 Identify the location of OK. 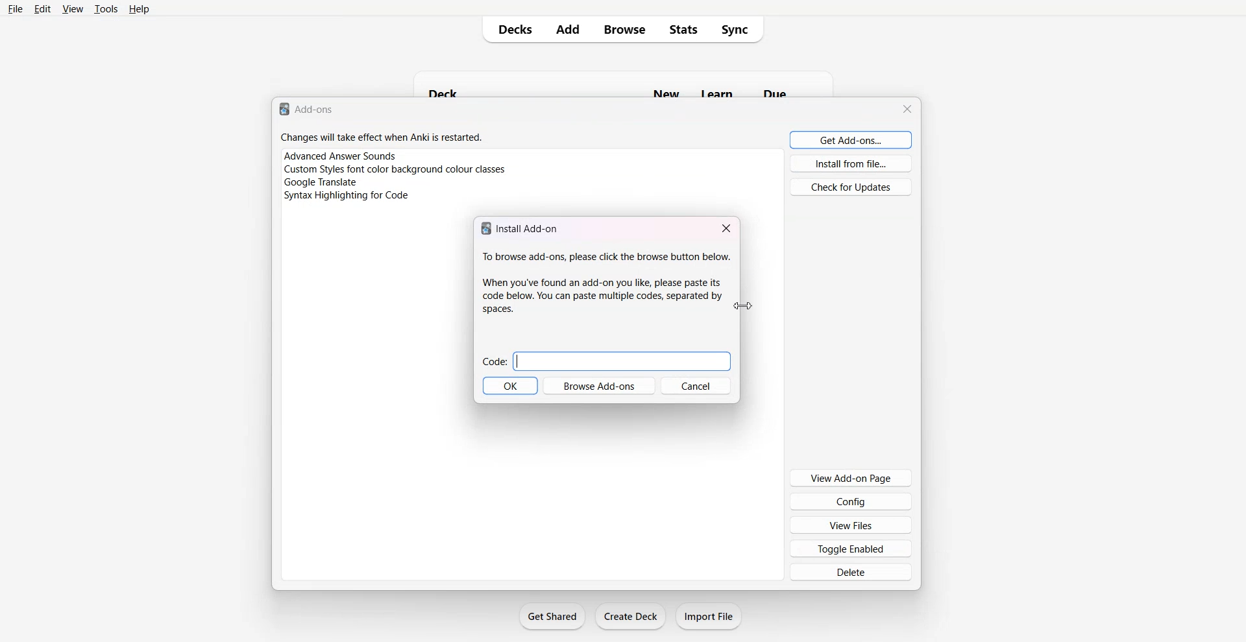
(510, 386).